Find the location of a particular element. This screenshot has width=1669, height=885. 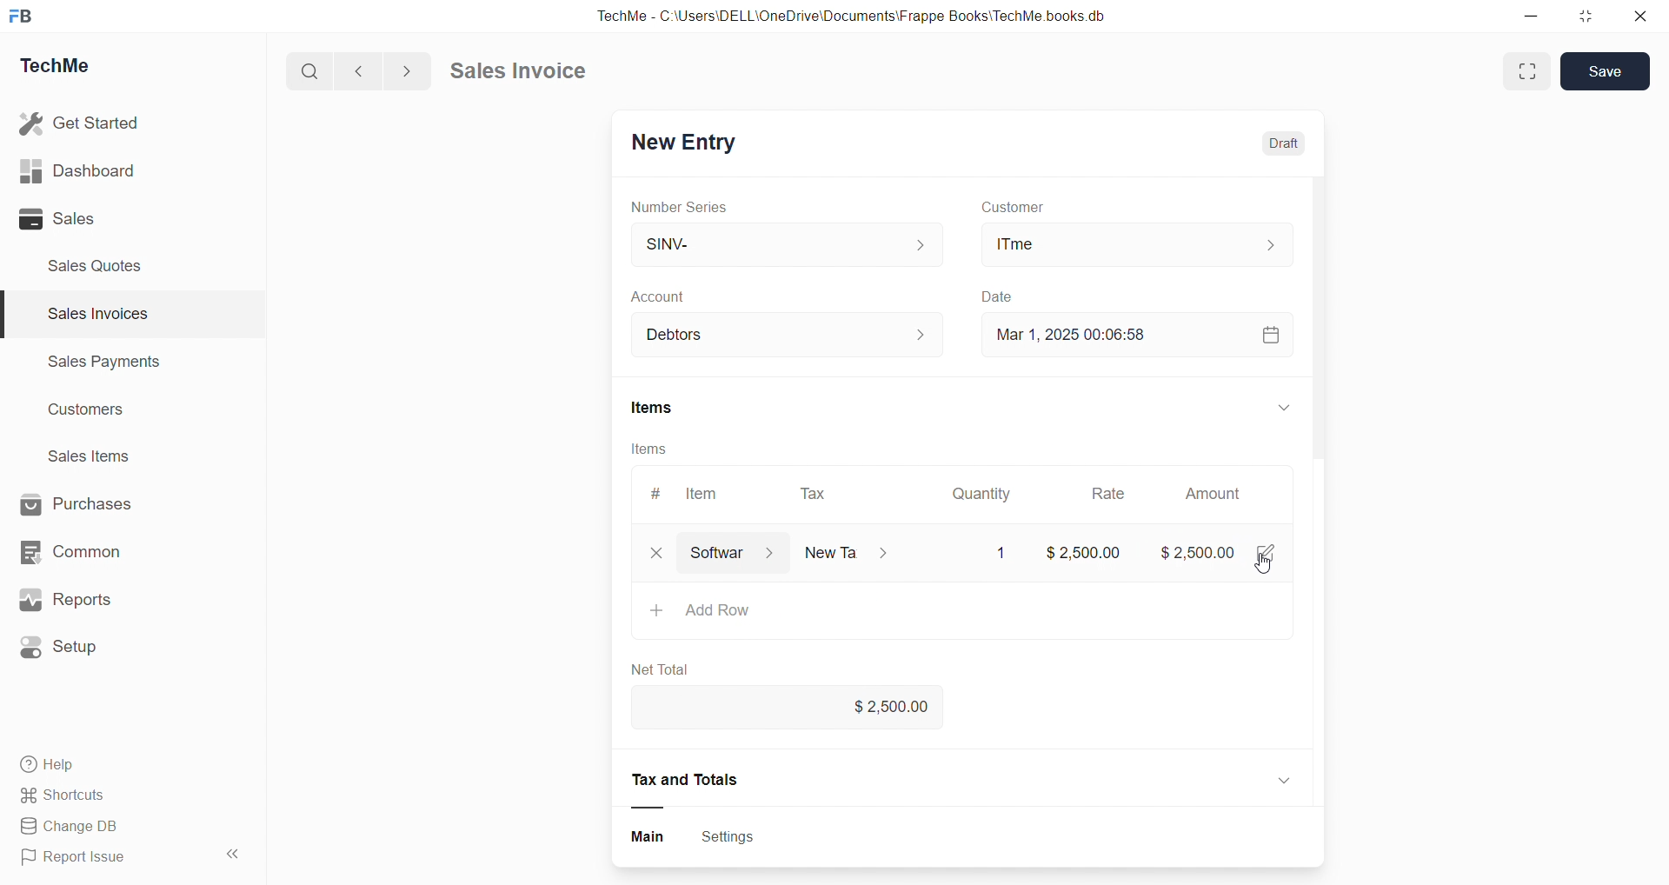

References is located at coordinates (692, 780).